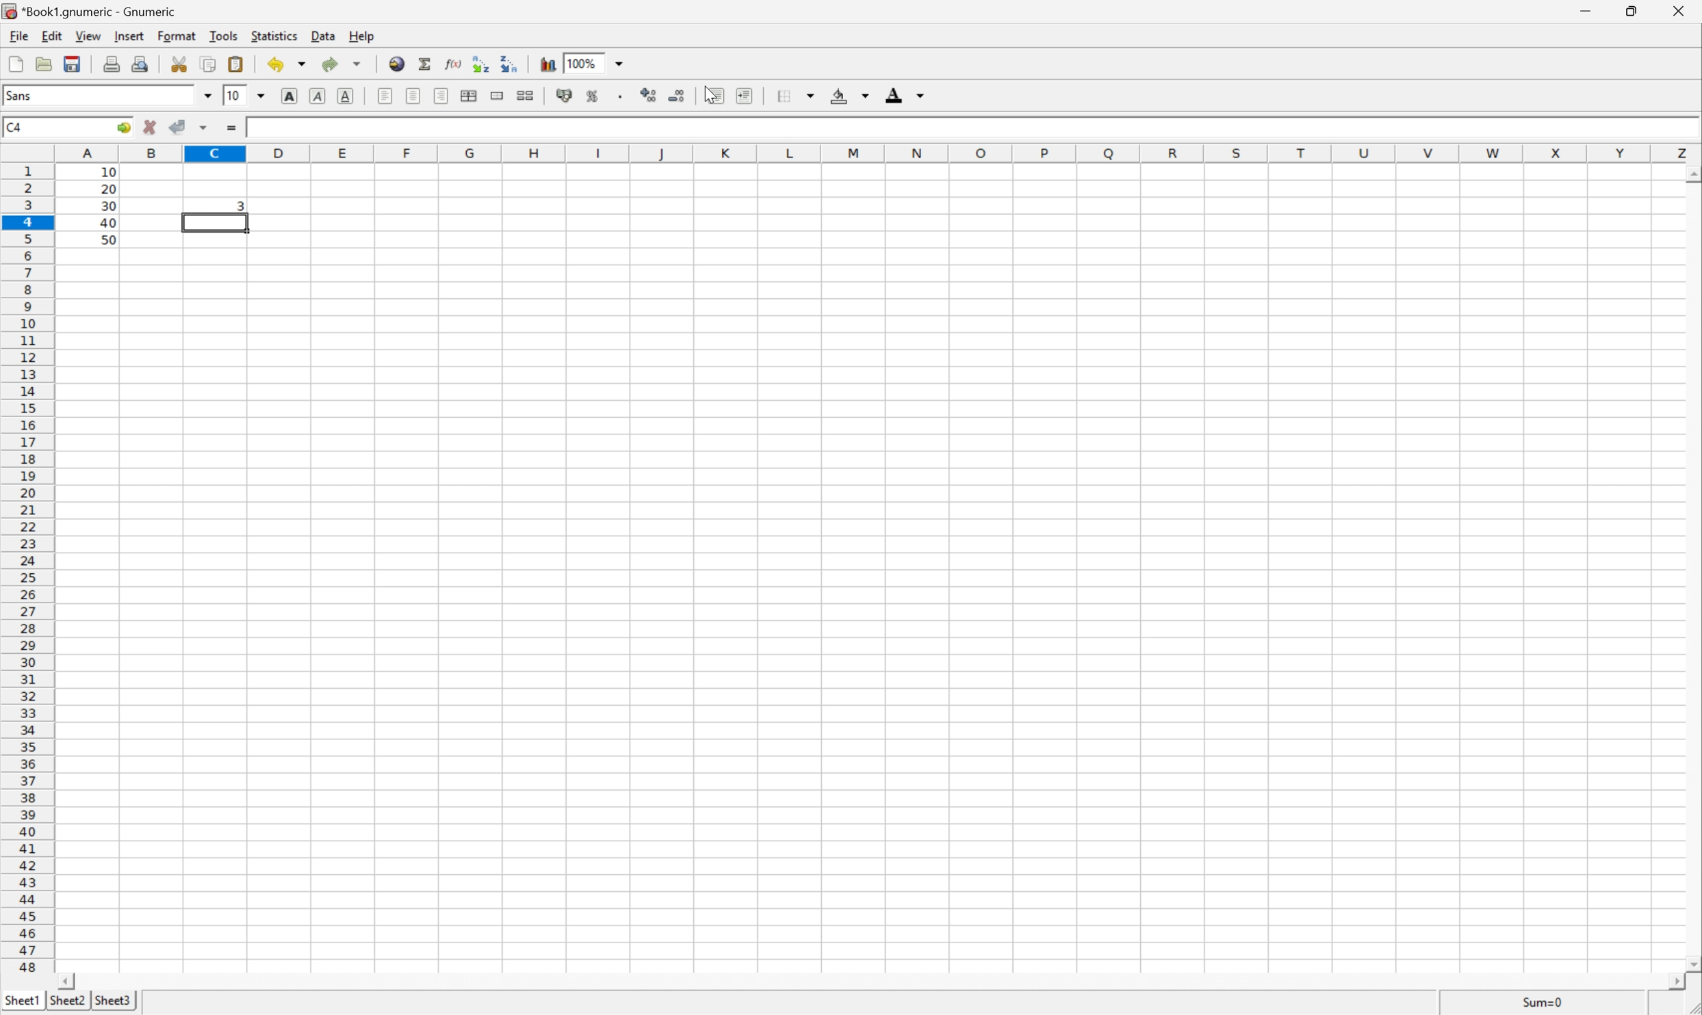  What do you see at coordinates (1692, 173) in the screenshot?
I see `Scroll Up` at bounding box center [1692, 173].